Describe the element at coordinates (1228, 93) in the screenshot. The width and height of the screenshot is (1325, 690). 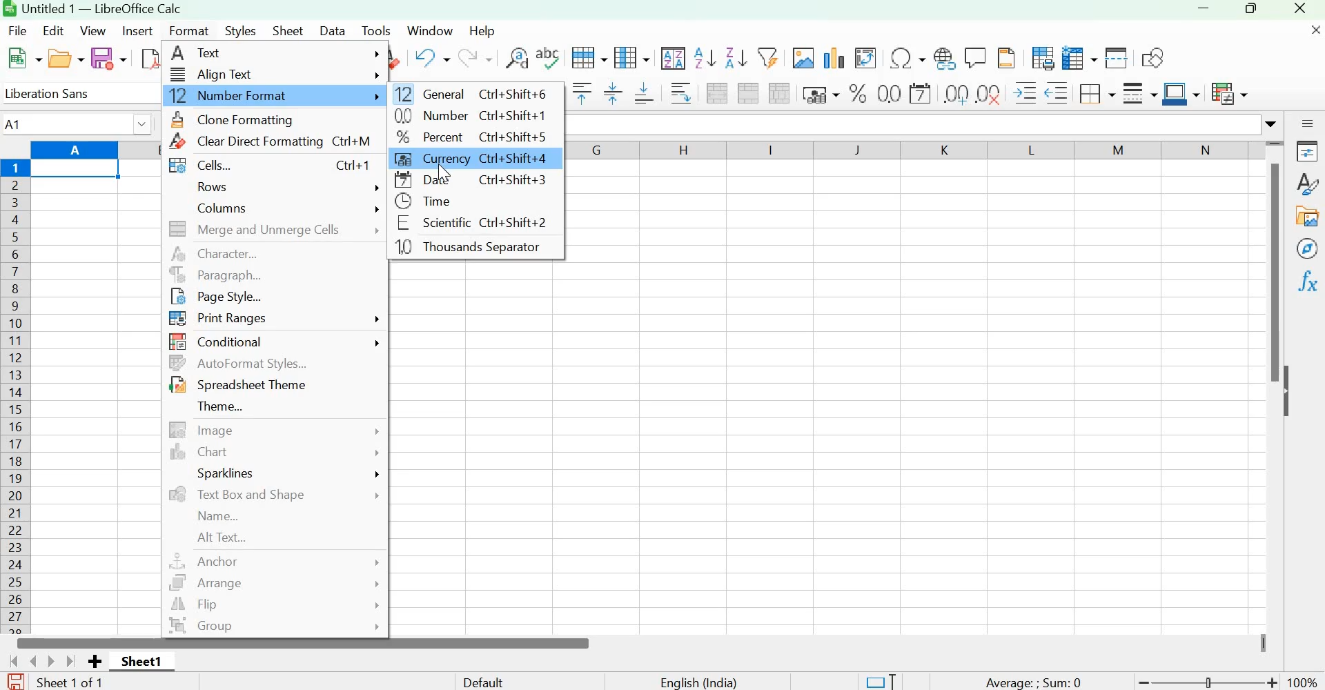
I see `Conditional ` at that location.